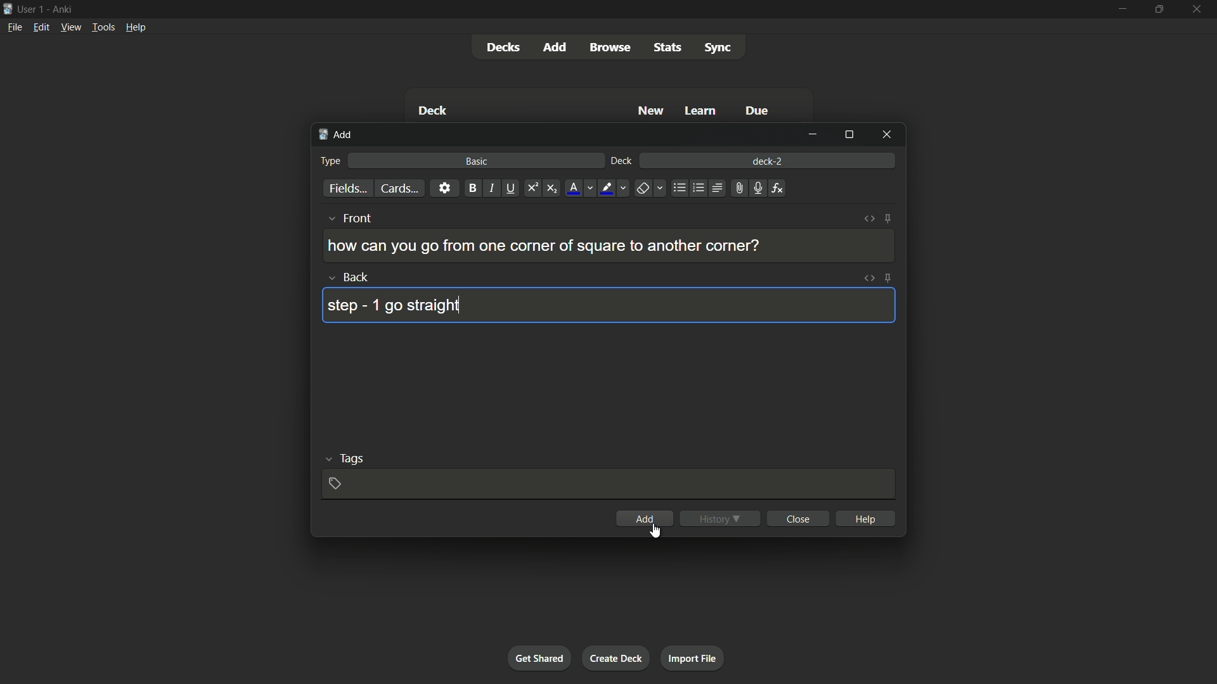  Describe the element at coordinates (7, 9) in the screenshot. I see `app icon` at that location.